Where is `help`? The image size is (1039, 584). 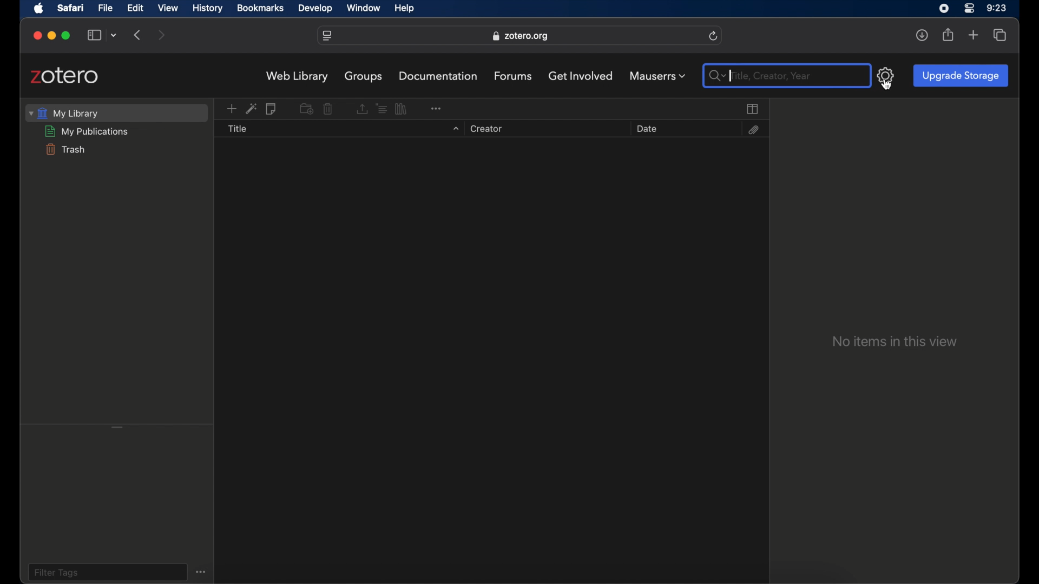 help is located at coordinates (404, 9).